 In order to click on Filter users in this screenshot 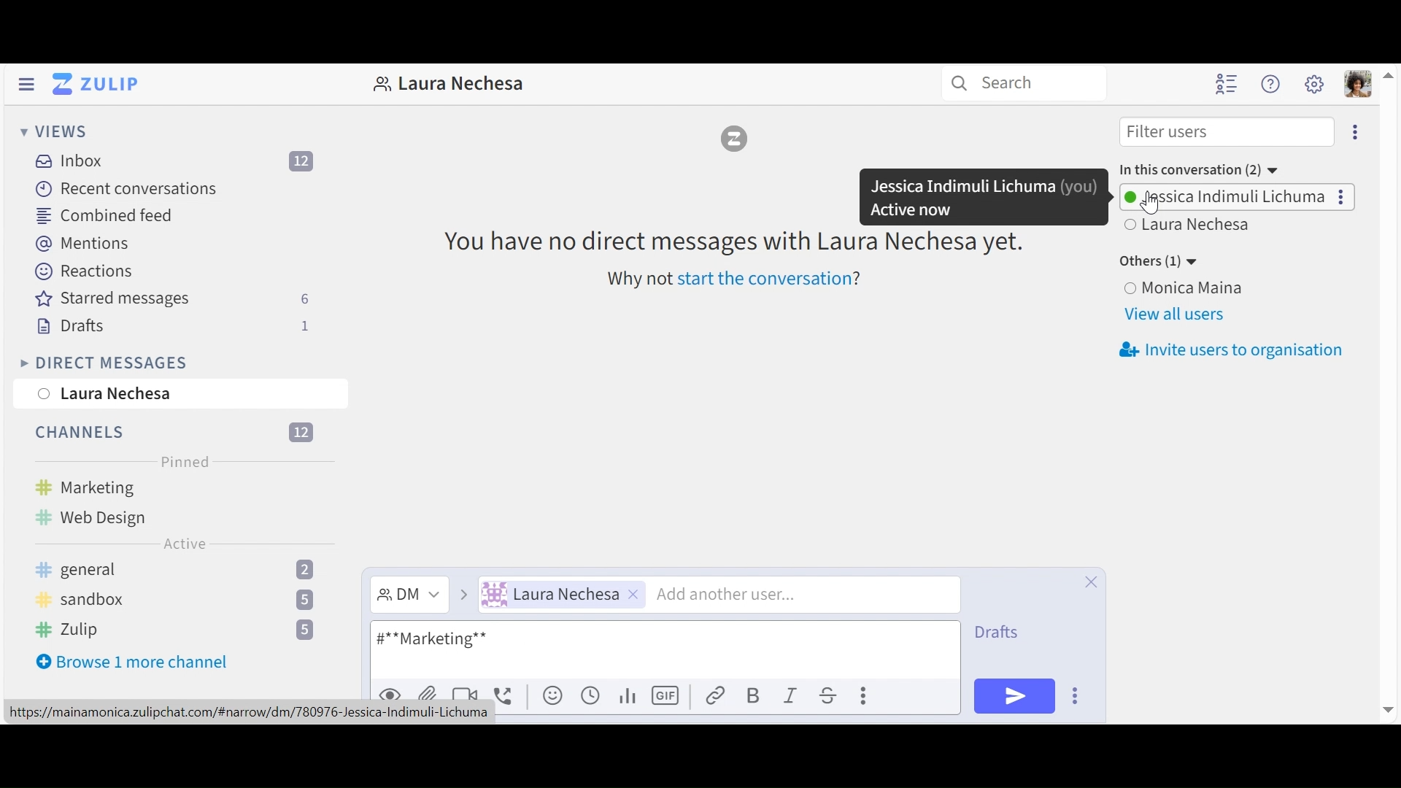, I will do `click(1226, 132)`.